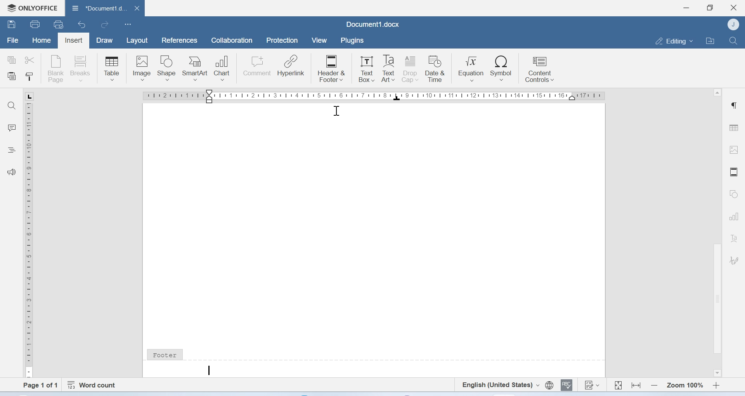  Describe the element at coordinates (375, 97) in the screenshot. I see `Scale` at that location.